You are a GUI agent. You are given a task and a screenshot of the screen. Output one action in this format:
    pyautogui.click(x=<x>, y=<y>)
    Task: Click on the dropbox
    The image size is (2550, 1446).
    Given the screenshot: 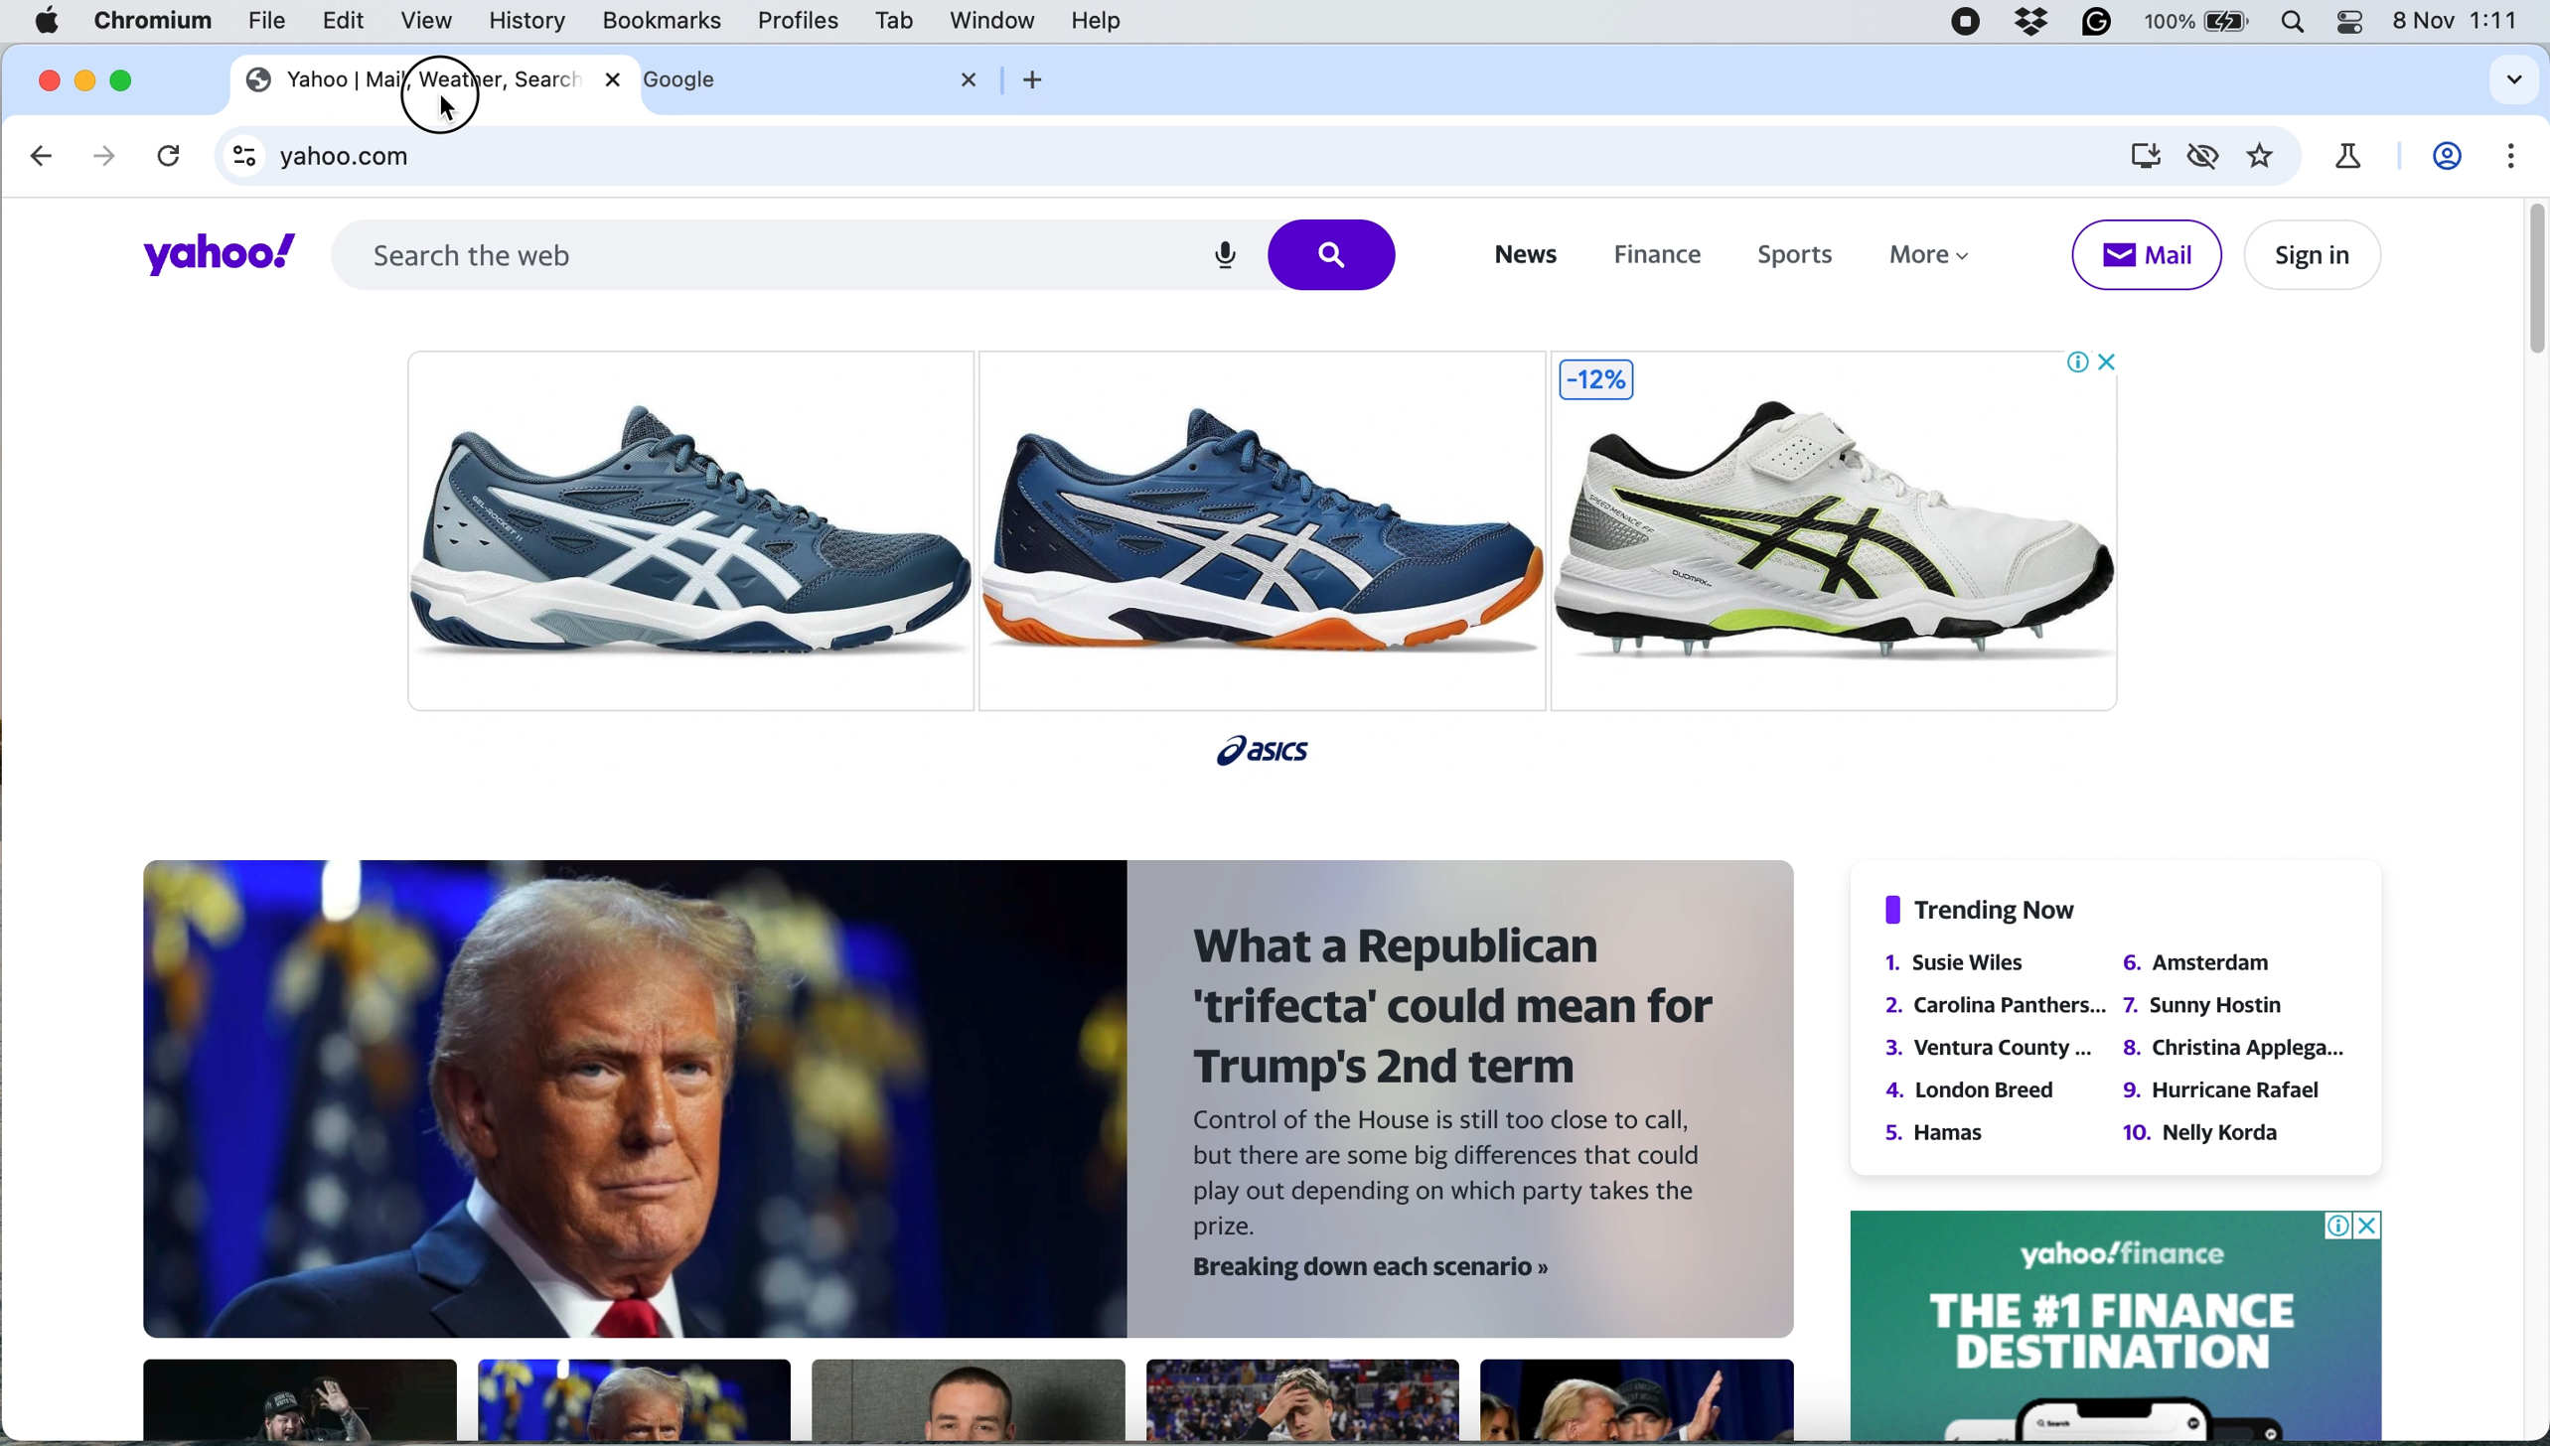 What is the action you would take?
    pyautogui.click(x=2034, y=24)
    